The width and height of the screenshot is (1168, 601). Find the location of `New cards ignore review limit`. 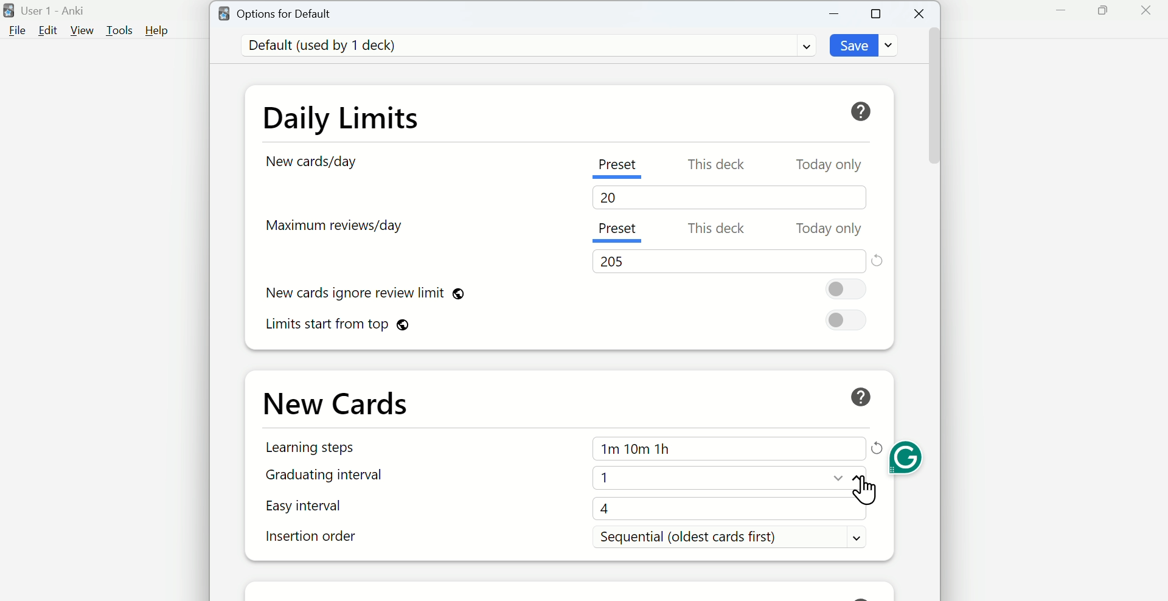

New cards ignore review limit is located at coordinates (380, 290).